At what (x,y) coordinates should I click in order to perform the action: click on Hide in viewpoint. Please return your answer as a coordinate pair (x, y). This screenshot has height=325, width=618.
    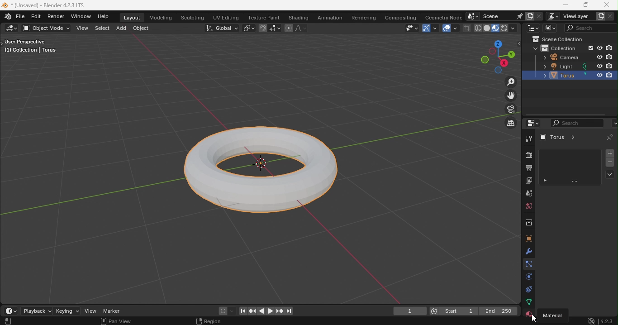
    Looking at the image, I should click on (599, 67).